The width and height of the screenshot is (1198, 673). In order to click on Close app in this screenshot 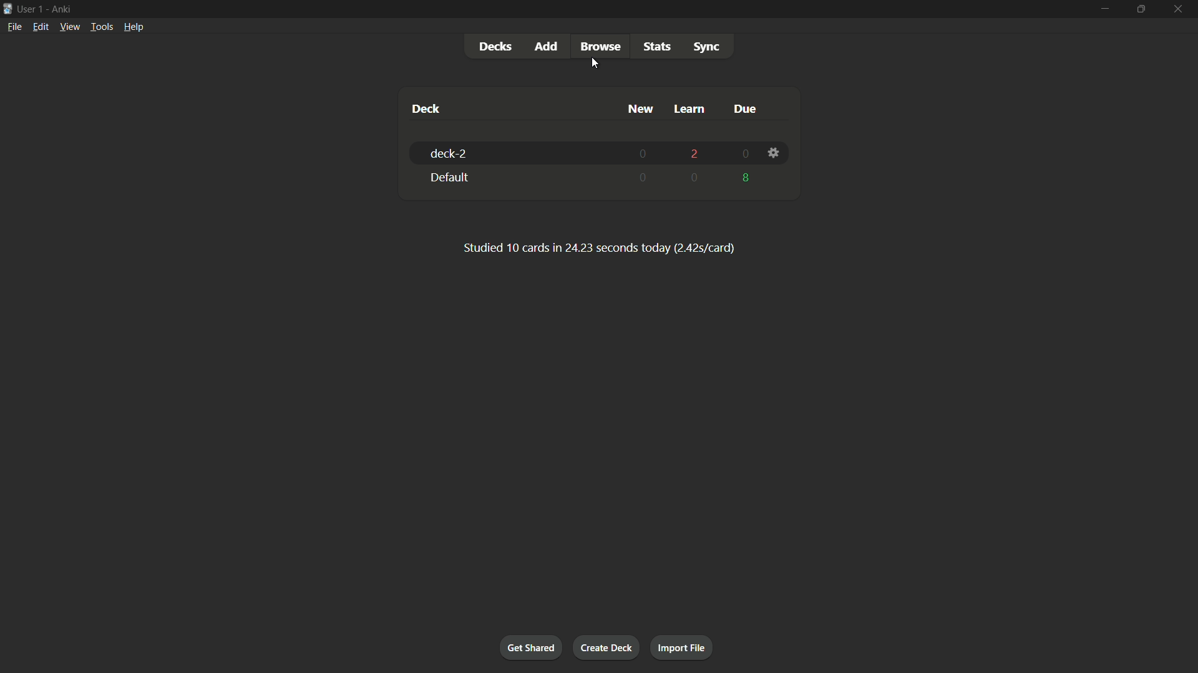, I will do `click(1182, 9)`.